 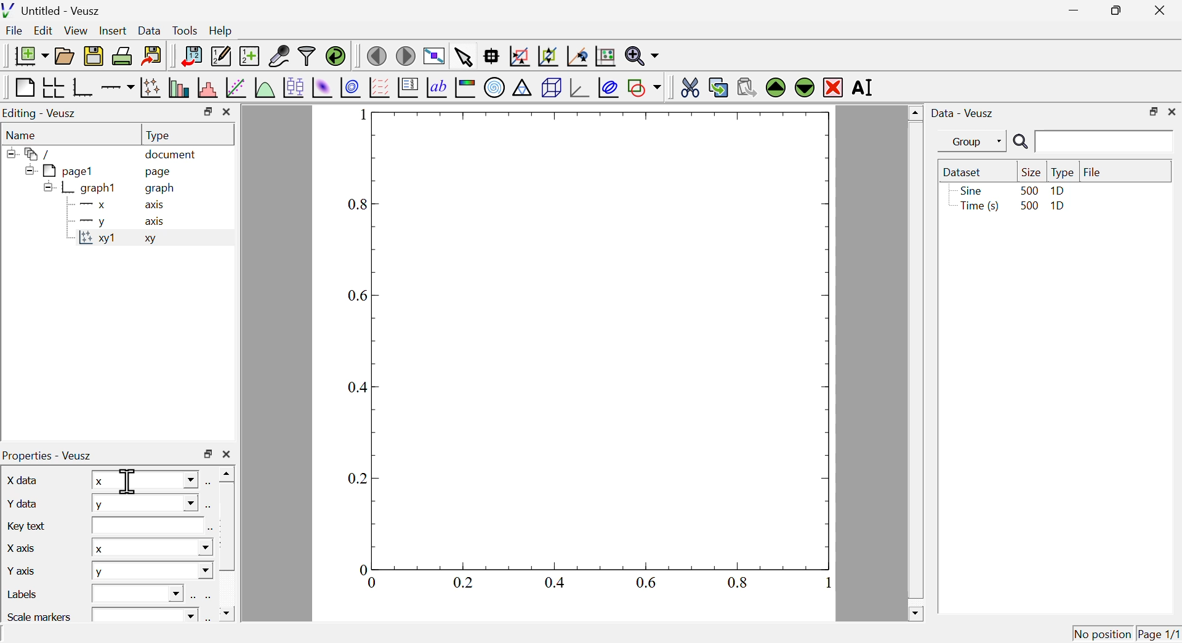 What do you see at coordinates (641, 56) in the screenshot?
I see `zoom functions` at bounding box center [641, 56].